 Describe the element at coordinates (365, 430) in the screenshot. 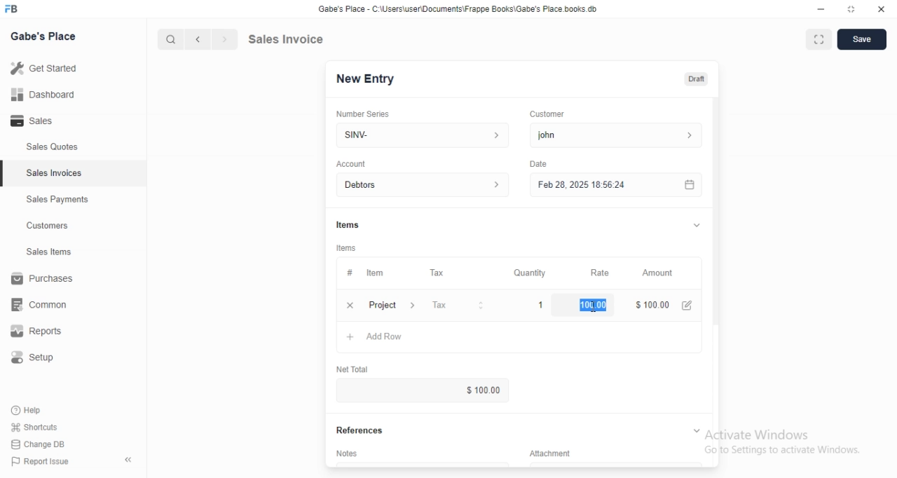

I see `References` at that location.